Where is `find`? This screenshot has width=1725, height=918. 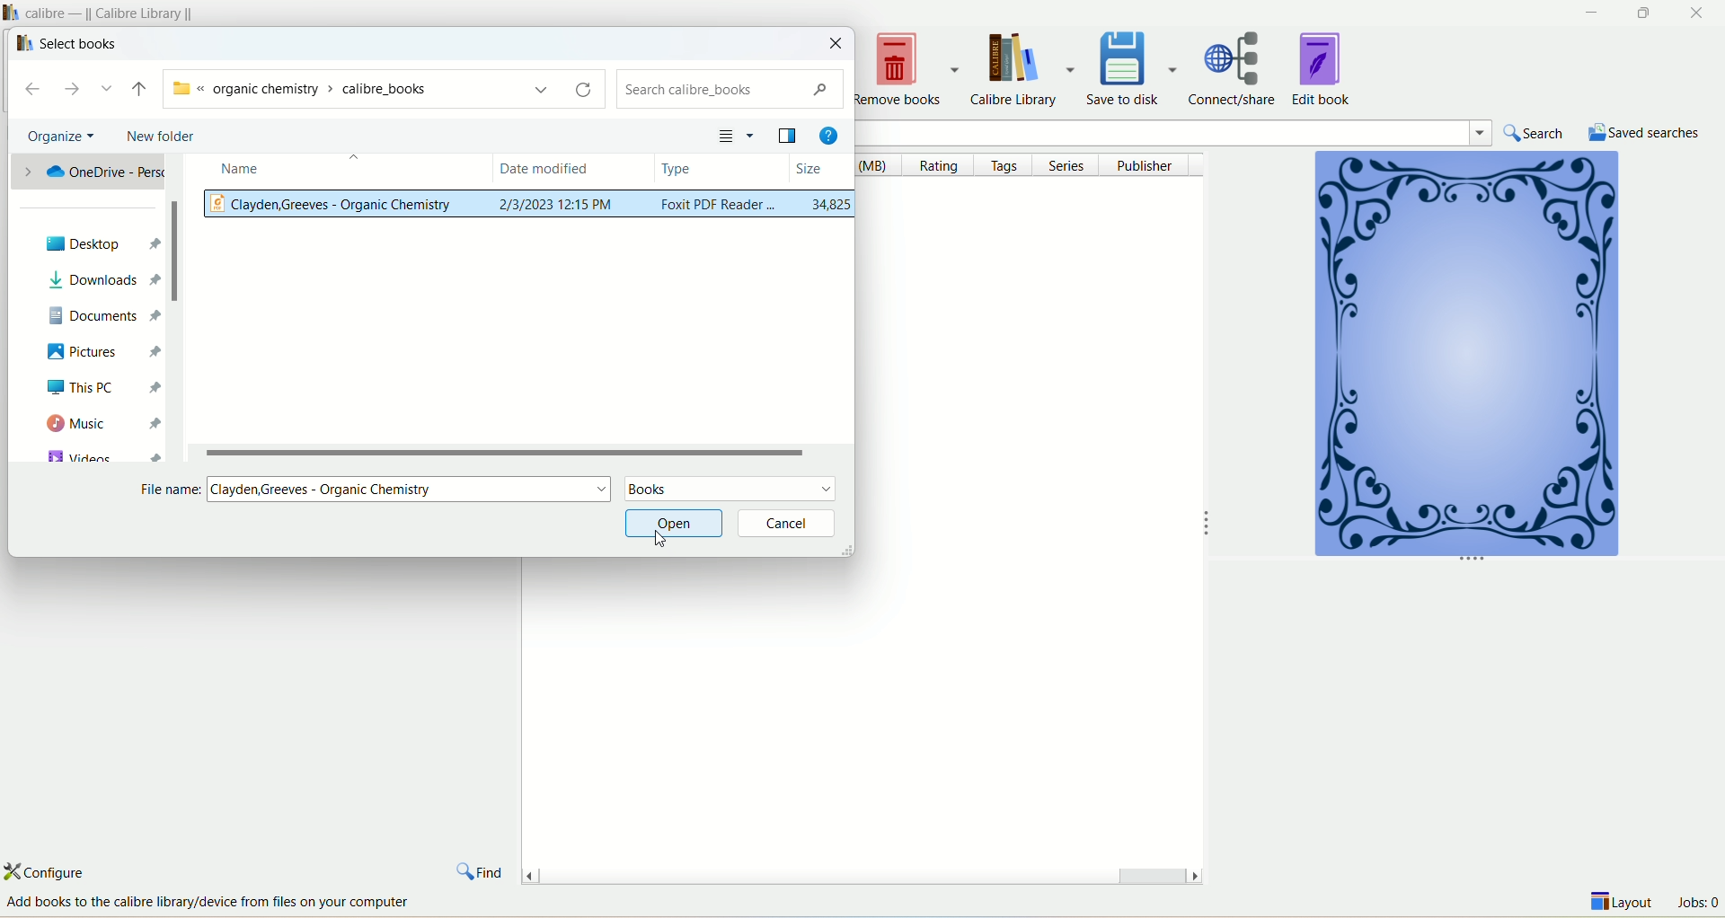 find is located at coordinates (481, 868).